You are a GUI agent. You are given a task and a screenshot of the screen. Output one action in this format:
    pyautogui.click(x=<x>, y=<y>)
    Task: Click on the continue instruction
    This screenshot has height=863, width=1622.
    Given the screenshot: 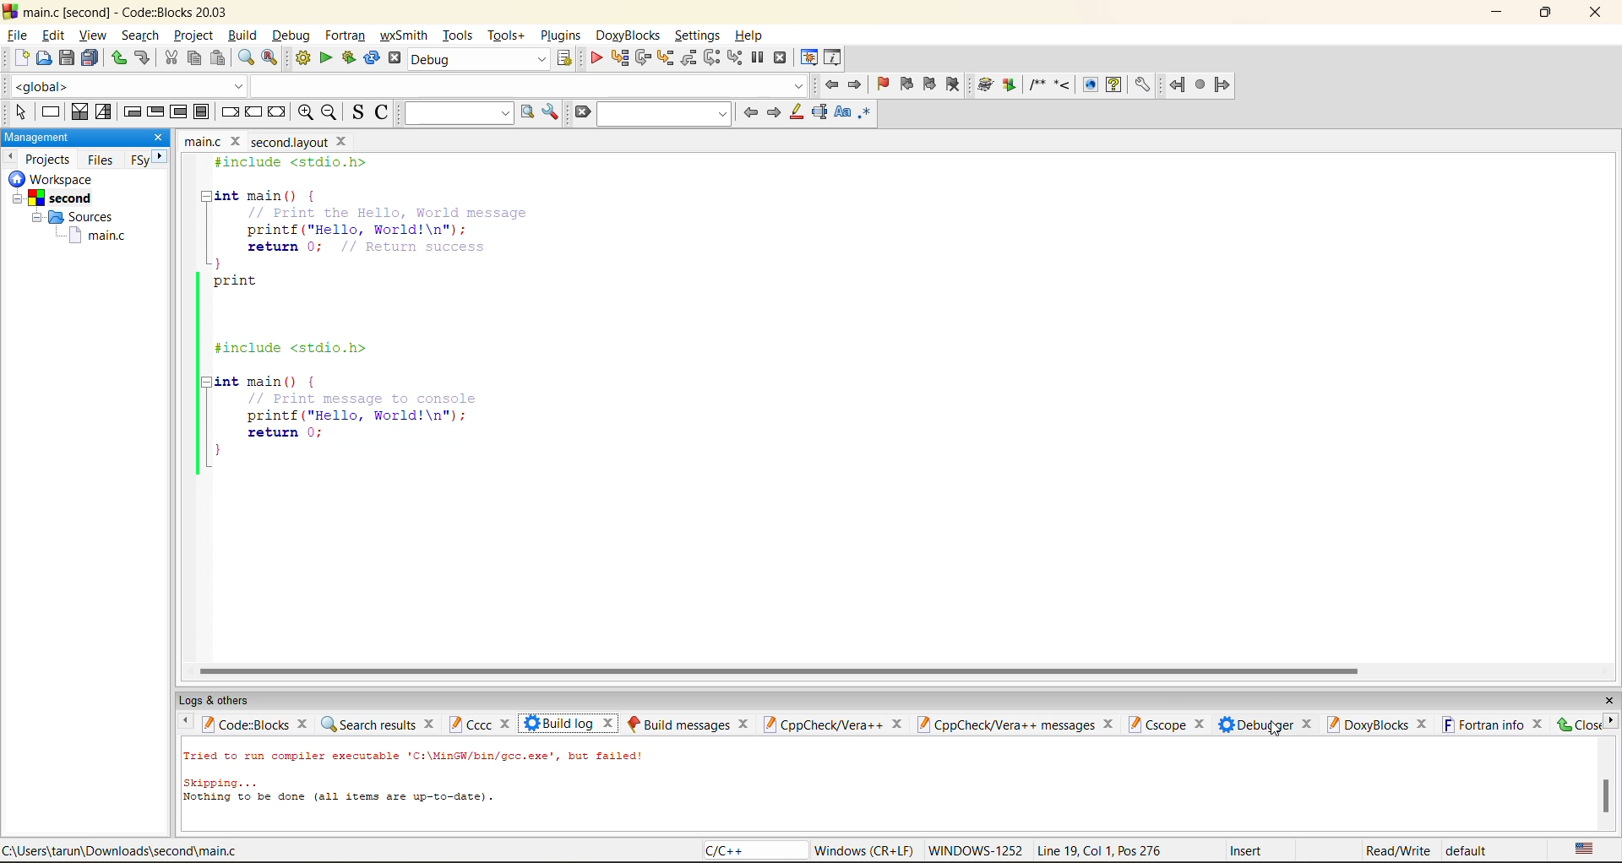 What is the action you would take?
    pyautogui.click(x=253, y=111)
    